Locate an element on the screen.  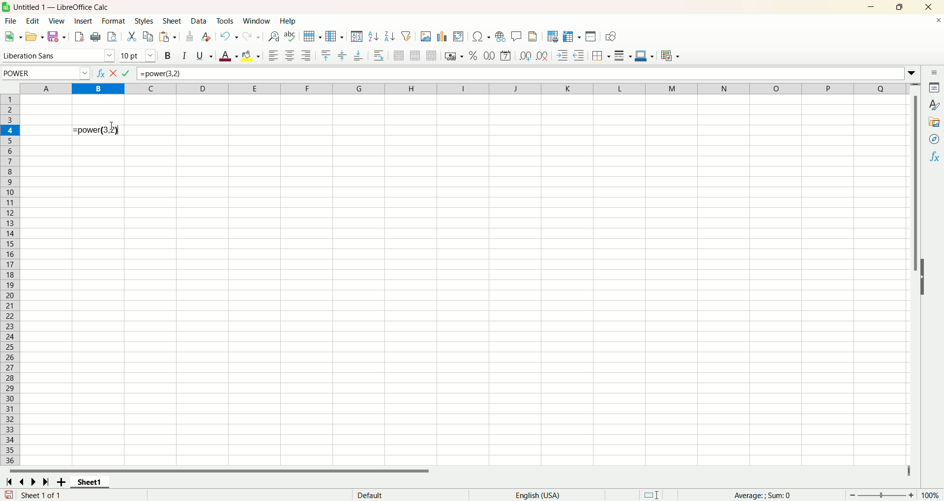
column names is located at coordinates (464, 87).